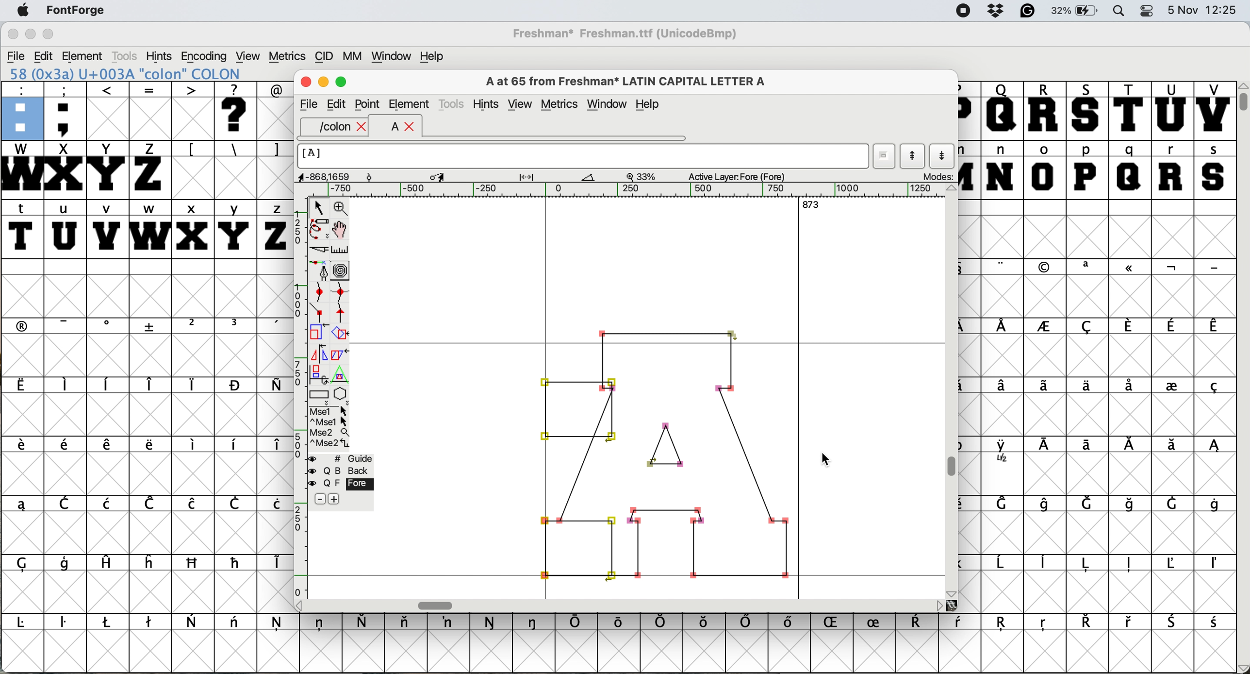 The height and width of the screenshot is (674, 1250). Describe the element at coordinates (343, 269) in the screenshot. I see `change whether spiro is active or not` at that location.